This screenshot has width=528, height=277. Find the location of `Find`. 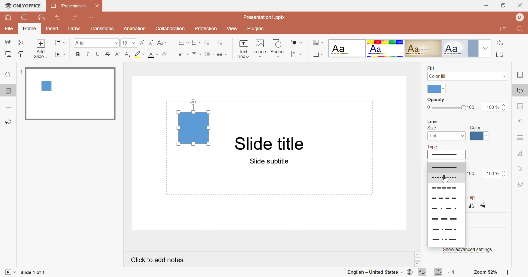

Find is located at coordinates (8, 76).